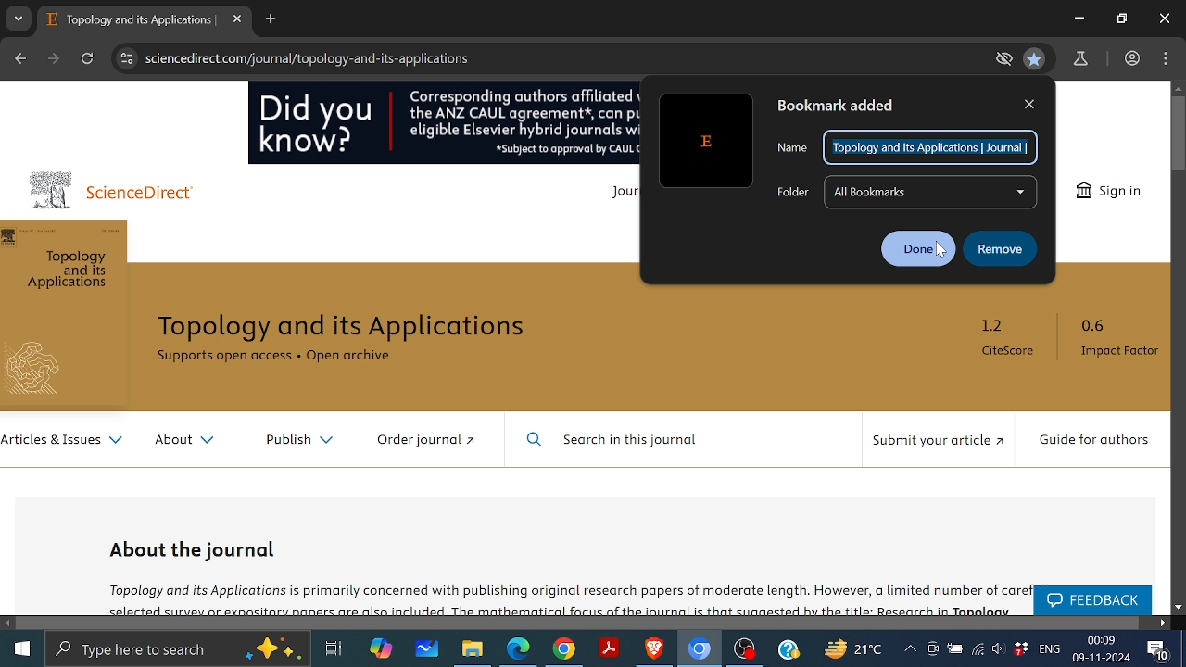  Describe the element at coordinates (978, 648) in the screenshot. I see `Internet Access` at that location.